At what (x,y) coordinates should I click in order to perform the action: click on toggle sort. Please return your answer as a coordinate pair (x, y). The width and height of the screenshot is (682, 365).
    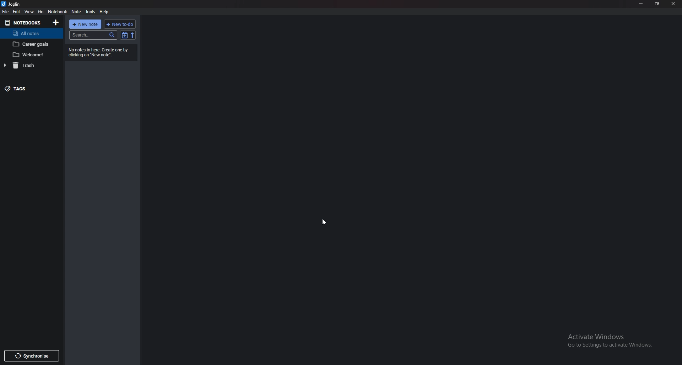
    Looking at the image, I should click on (125, 35).